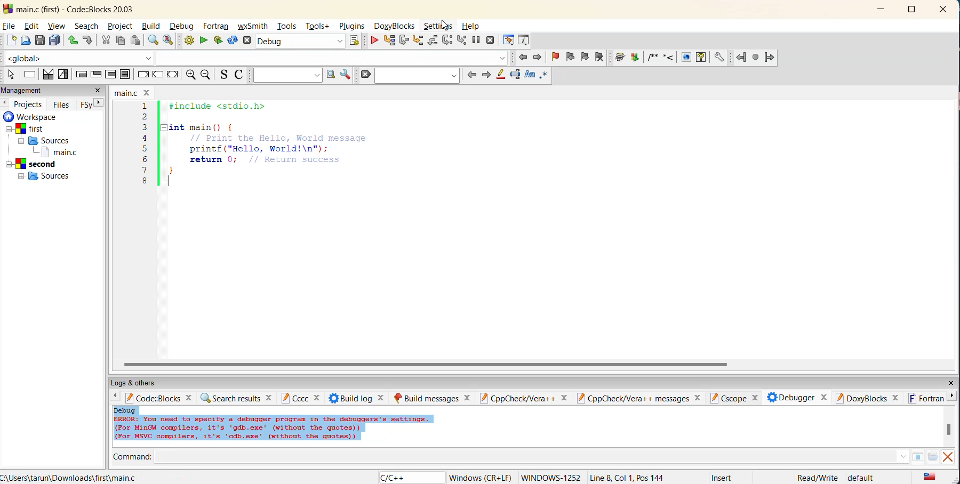  Describe the element at coordinates (601, 57) in the screenshot. I see `clear bookmarks` at that location.